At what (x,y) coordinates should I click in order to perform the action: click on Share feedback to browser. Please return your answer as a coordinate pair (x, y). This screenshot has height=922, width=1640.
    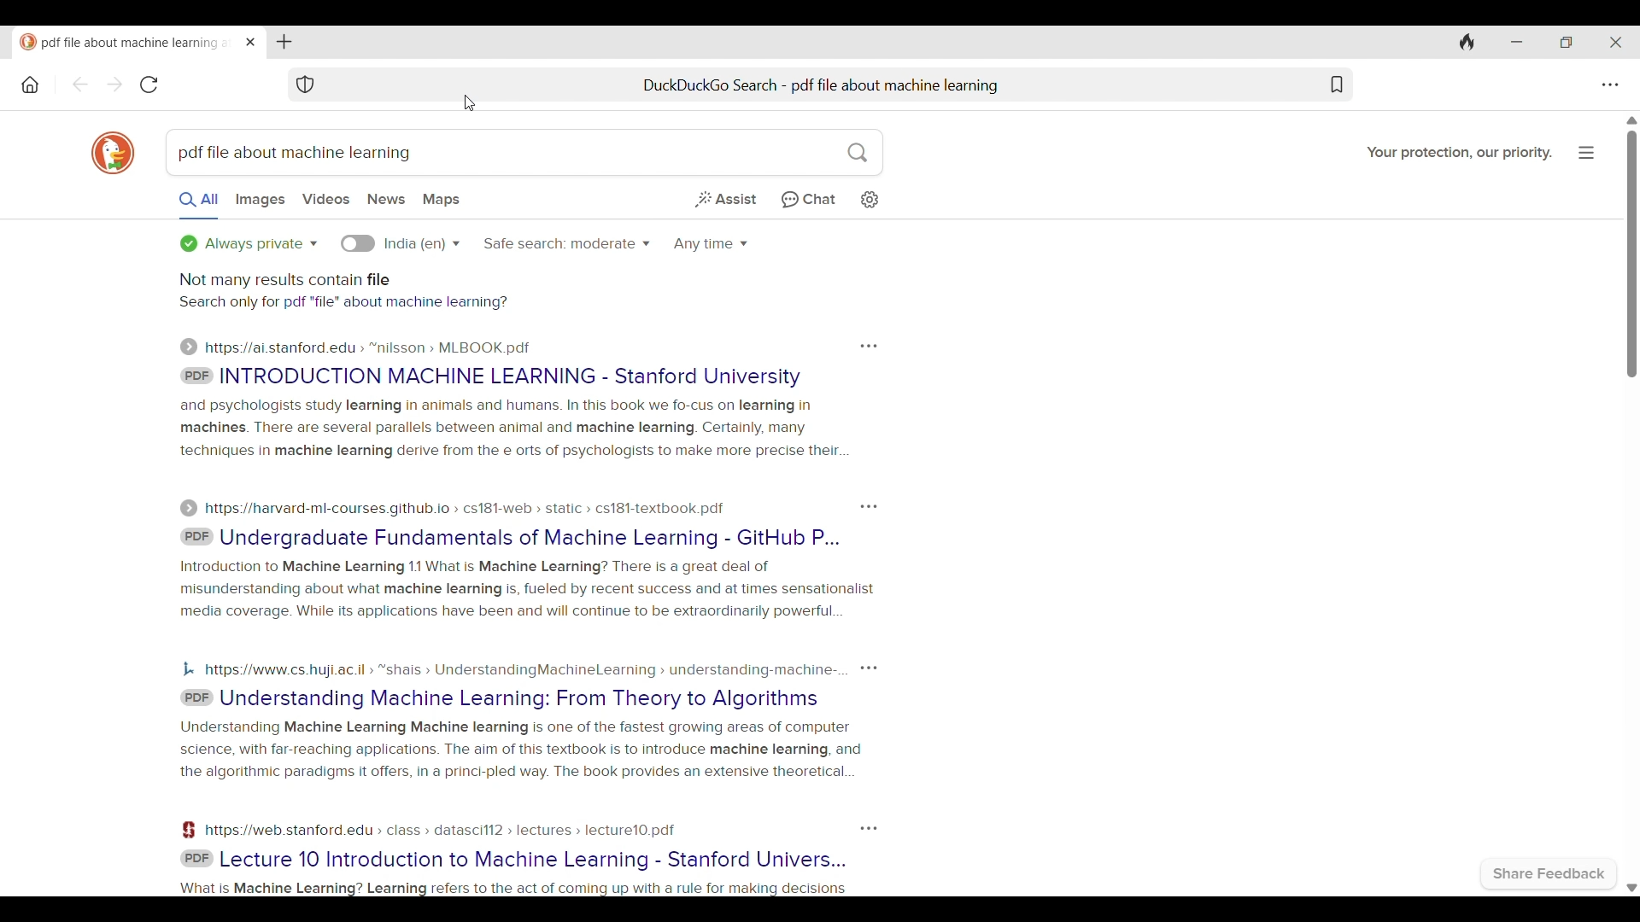
    Looking at the image, I should click on (1549, 873).